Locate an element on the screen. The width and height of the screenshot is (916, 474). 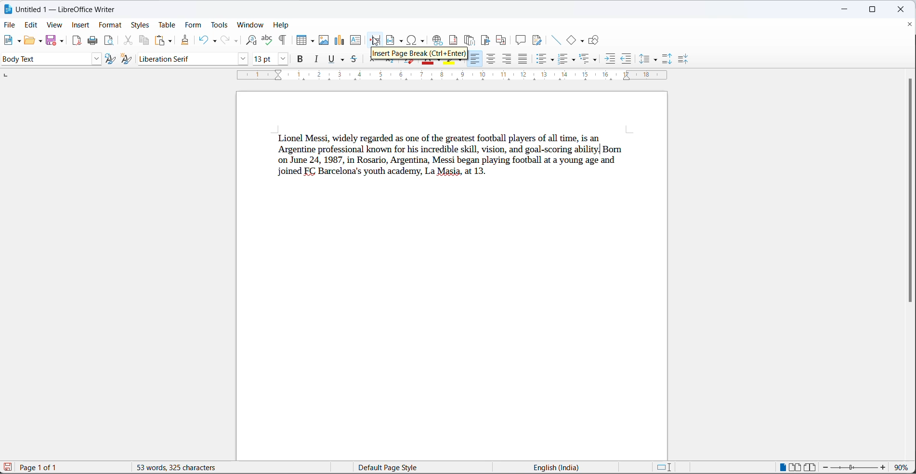
insert footnote is located at coordinates (454, 40).